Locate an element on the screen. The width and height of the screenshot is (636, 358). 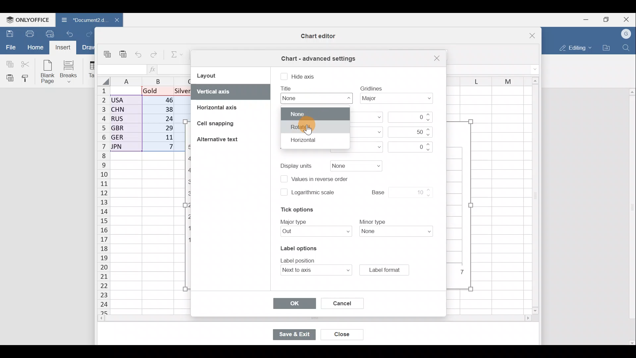
Maximum value is located at coordinates (413, 131).